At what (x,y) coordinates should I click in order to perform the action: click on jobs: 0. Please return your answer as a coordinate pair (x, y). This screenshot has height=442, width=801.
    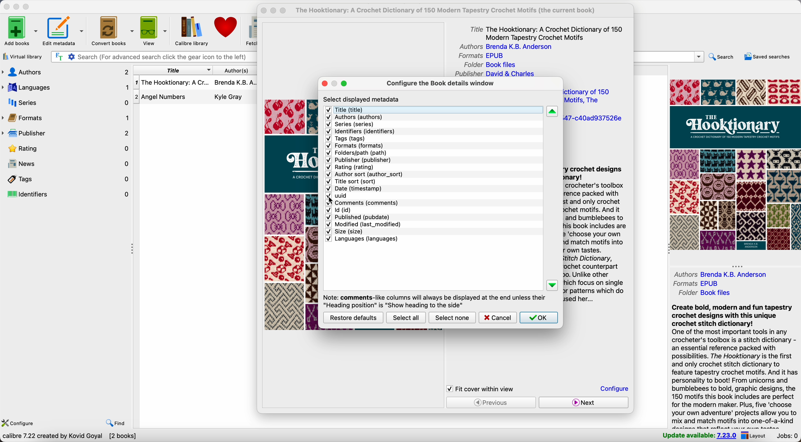
    Looking at the image, I should click on (786, 436).